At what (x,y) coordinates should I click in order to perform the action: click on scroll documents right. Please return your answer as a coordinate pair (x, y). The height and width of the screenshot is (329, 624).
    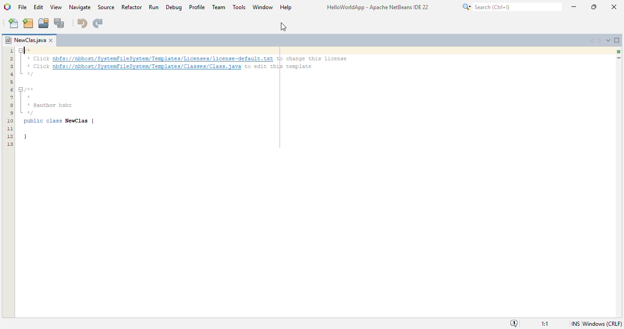
    Looking at the image, I should click on (598, 41).